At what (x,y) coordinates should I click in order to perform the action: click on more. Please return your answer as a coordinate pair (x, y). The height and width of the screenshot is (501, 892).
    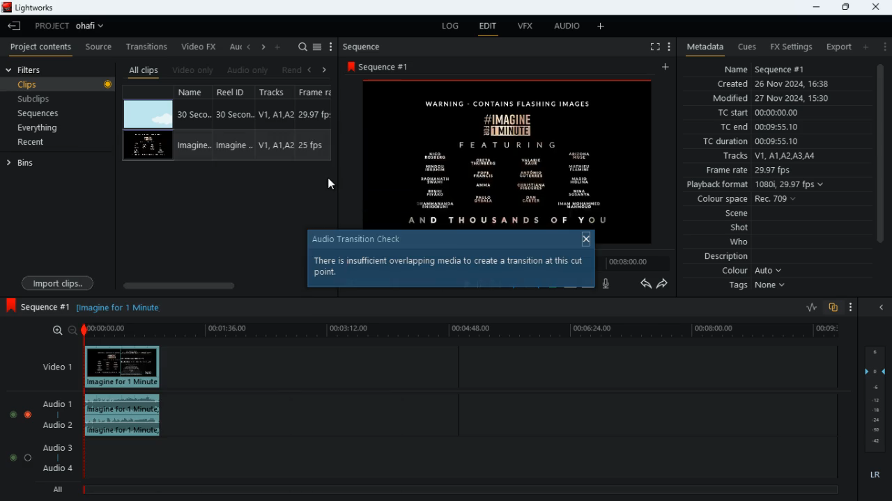
    Looking at the image, I should click on (852, 308).